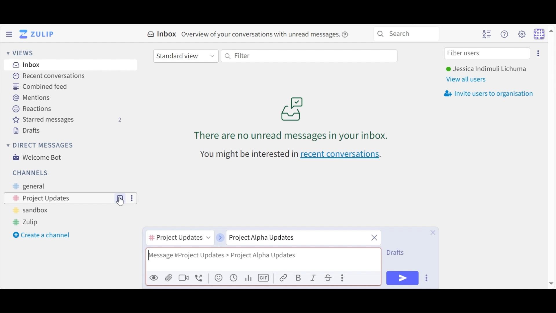 The height and width of the screenshot is (313, 556). What do you see at coordinates (347, 34) in the screenshot?
I see `help` at bounding box center [347, 34].